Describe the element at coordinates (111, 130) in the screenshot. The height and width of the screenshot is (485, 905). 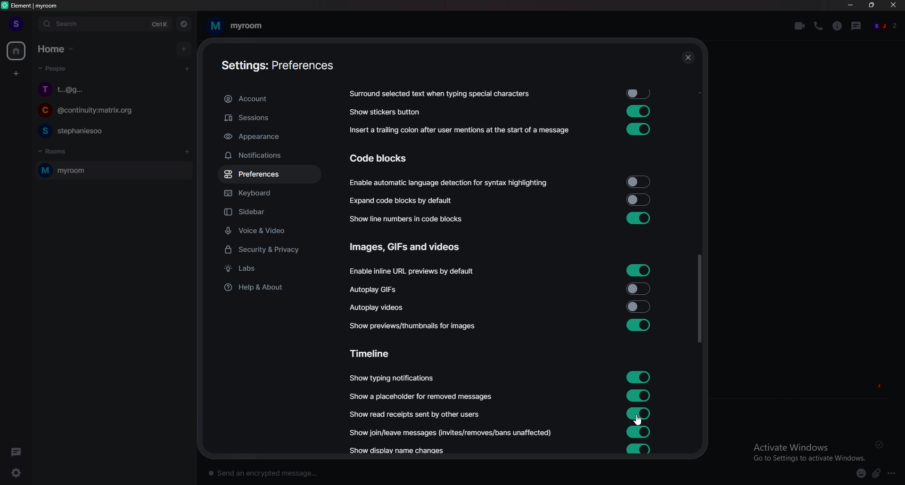
I see `chat` at that location.